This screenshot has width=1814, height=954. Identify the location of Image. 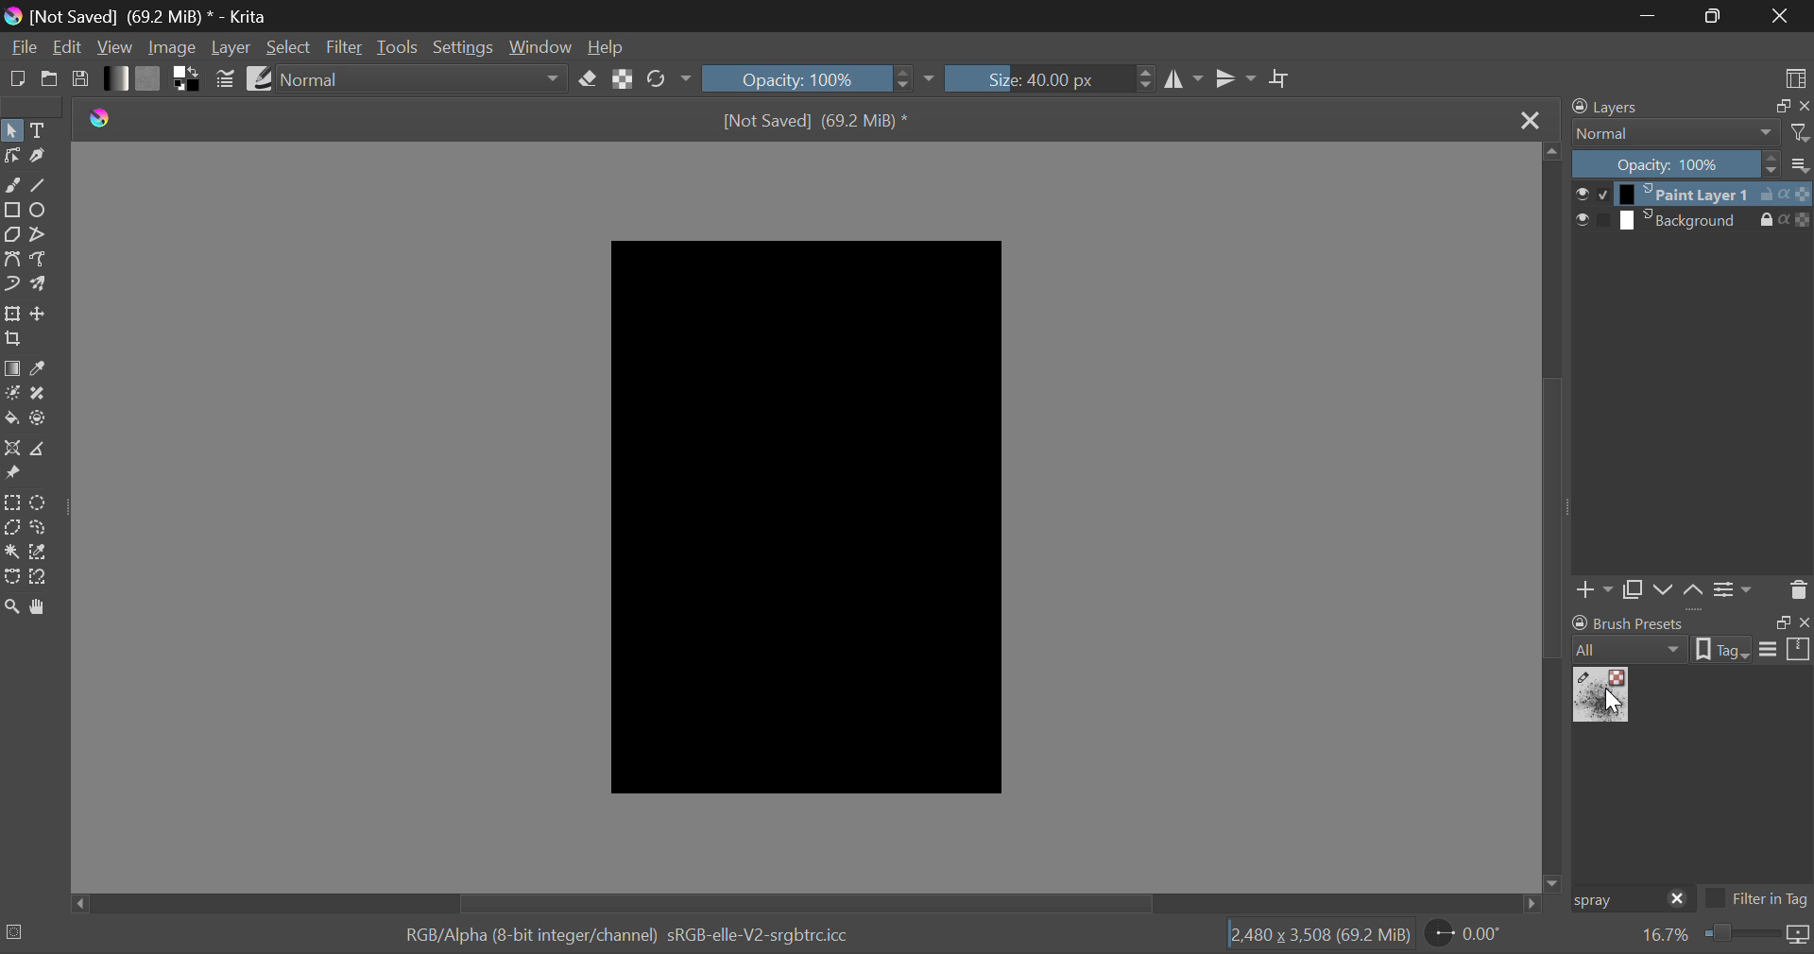
(178, 45).